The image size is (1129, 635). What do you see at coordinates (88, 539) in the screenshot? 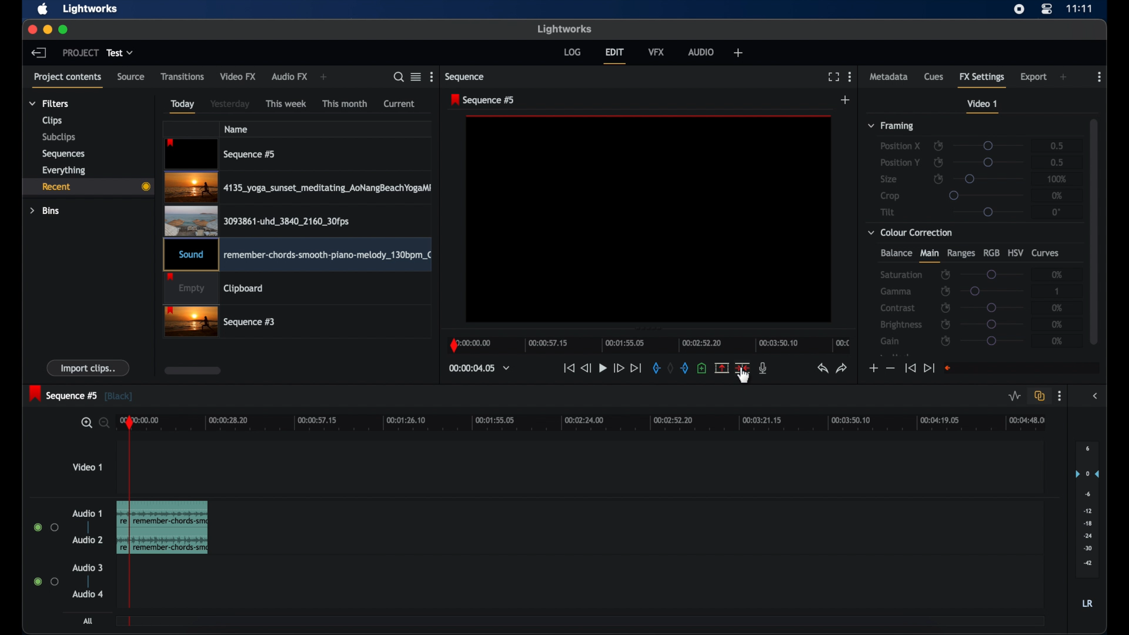
I see `audio 2` at bounding box center [88, 539].